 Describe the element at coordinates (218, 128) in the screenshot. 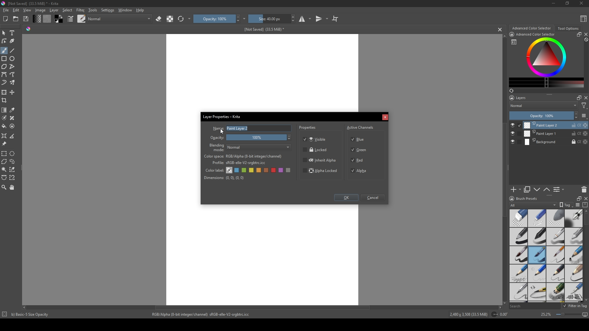

I see `Name:` at that location.